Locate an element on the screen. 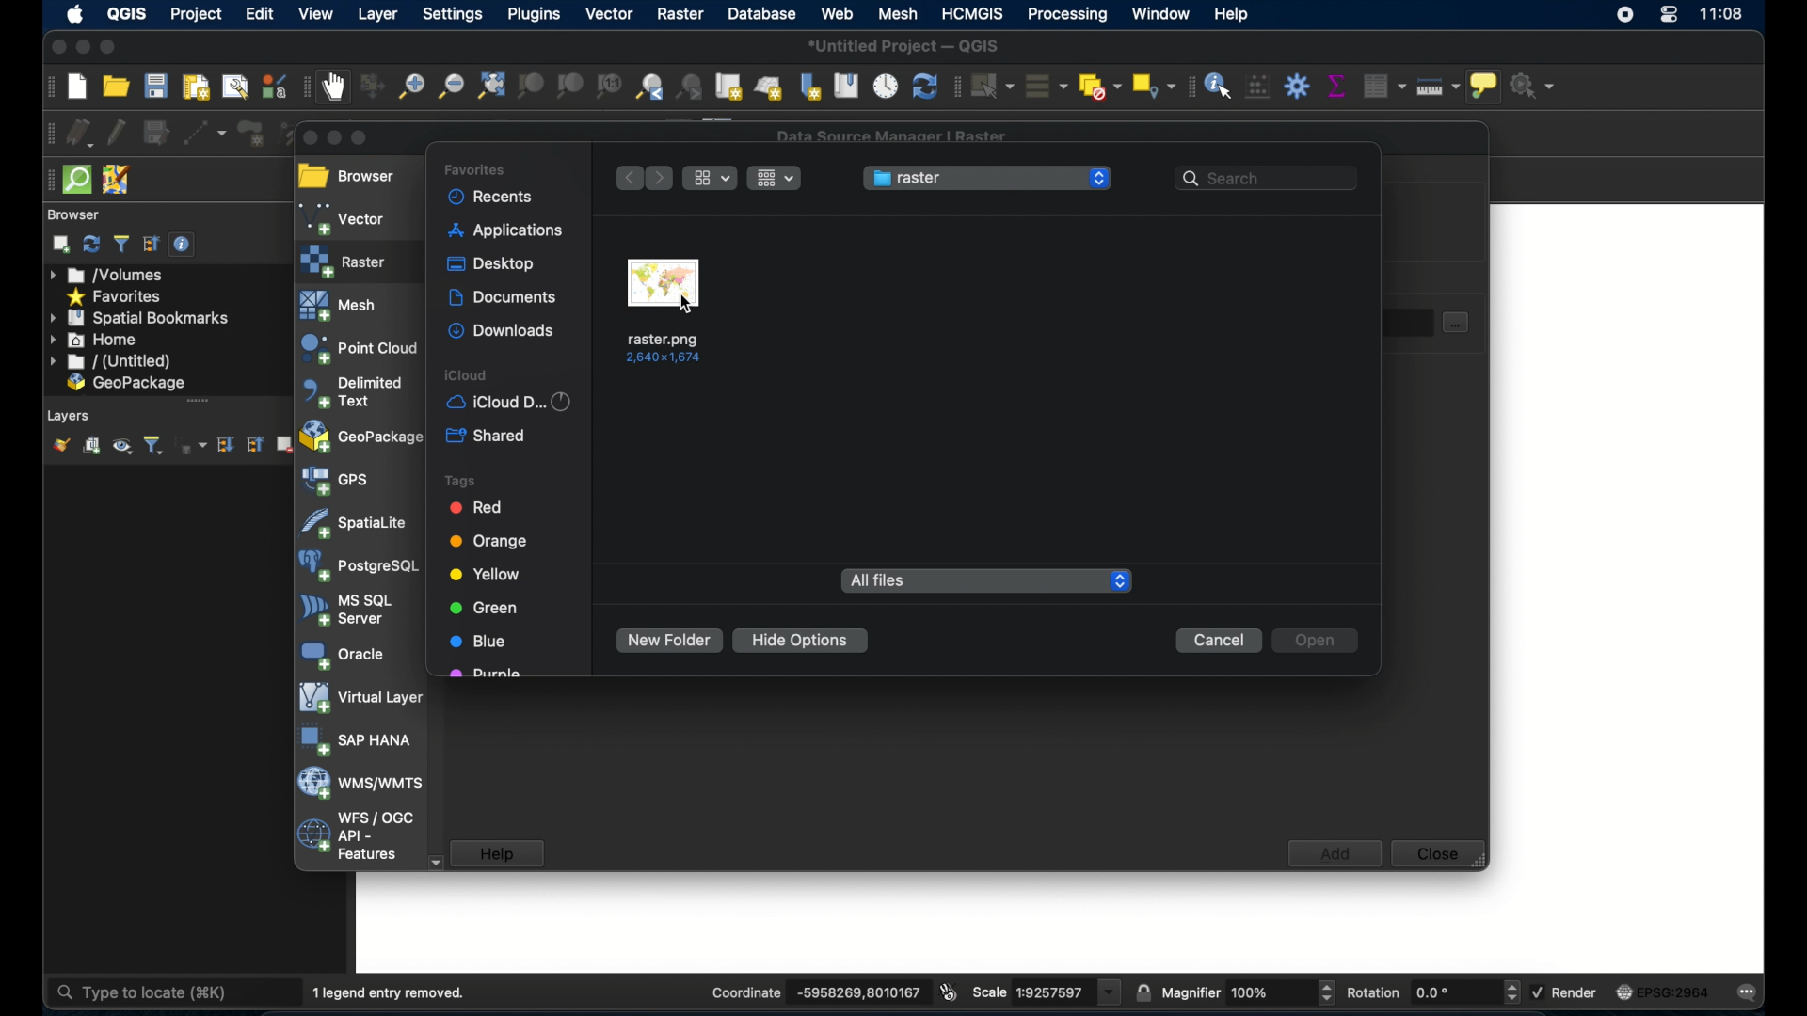  layer is located at coordinates (379, 17).